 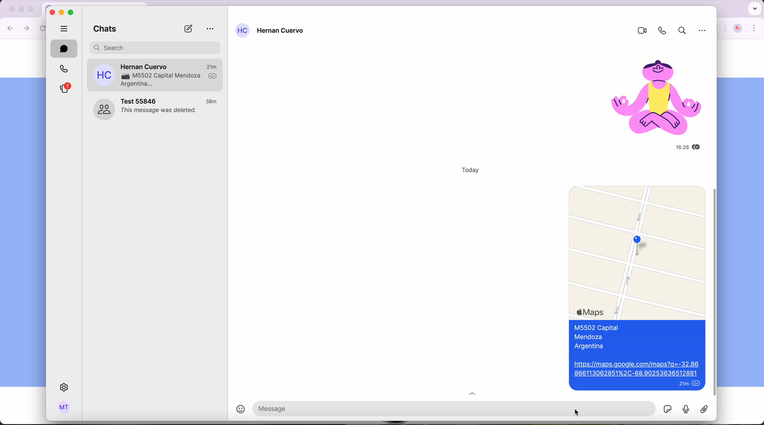 I want to click on search bar, so click(x=156, y=47).